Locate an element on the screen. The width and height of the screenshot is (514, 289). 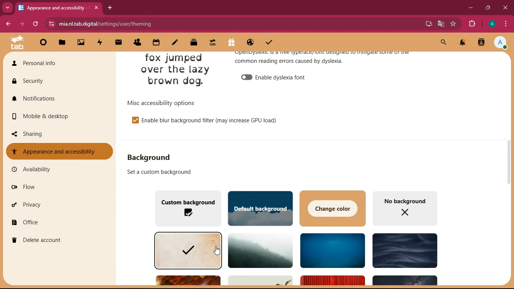
home is located at coordinates (43, 43).